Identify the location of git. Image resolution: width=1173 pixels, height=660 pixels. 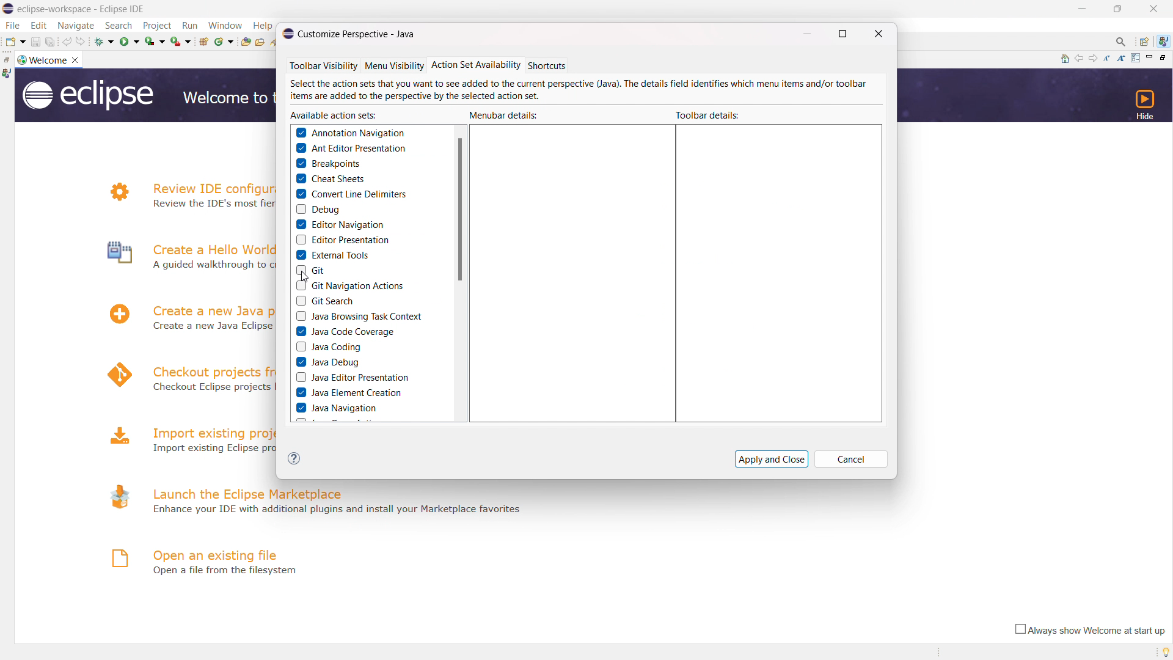
(310, 269).